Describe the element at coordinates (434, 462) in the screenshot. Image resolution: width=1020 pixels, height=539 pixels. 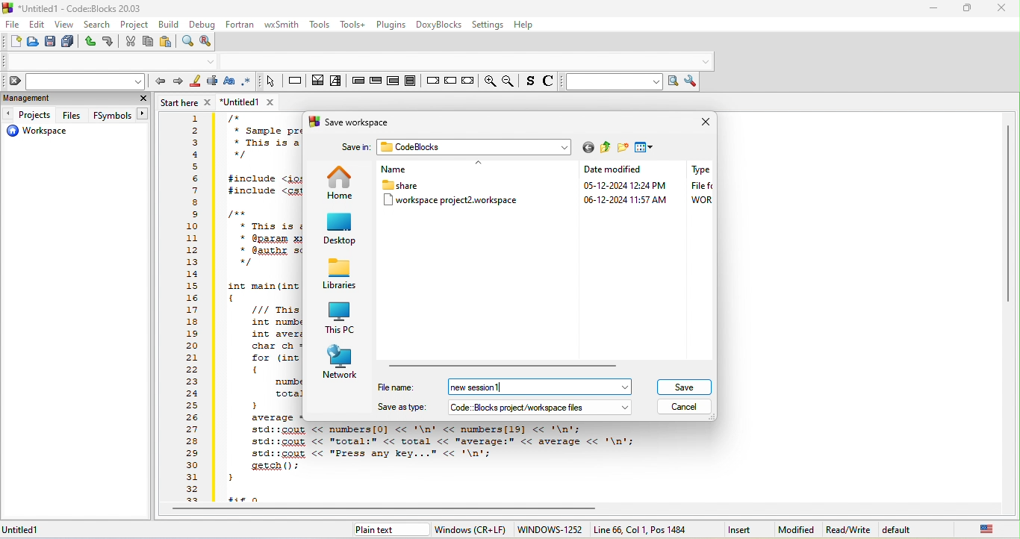
I see `code` at that location.